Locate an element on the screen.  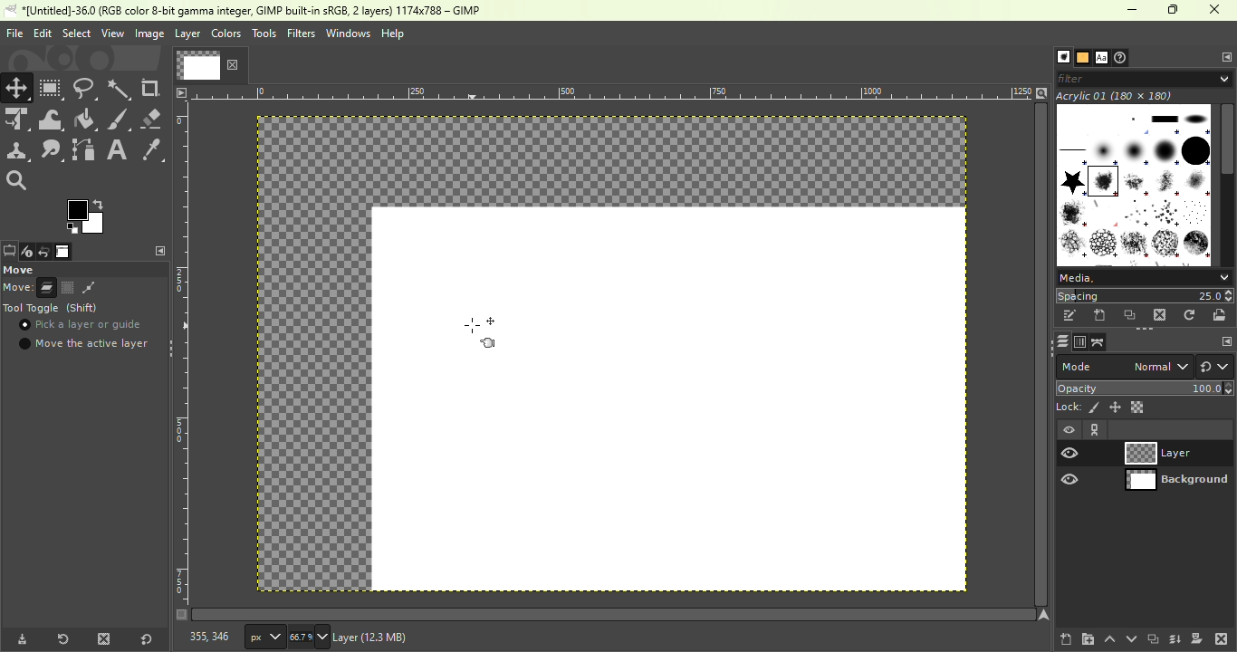
Delete the brushes is located at coordinates (1162, 315).